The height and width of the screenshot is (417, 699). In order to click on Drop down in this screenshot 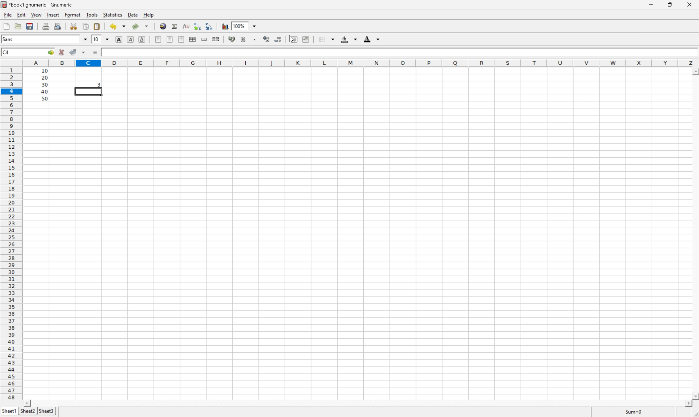, I will do `click(107, 40)`.